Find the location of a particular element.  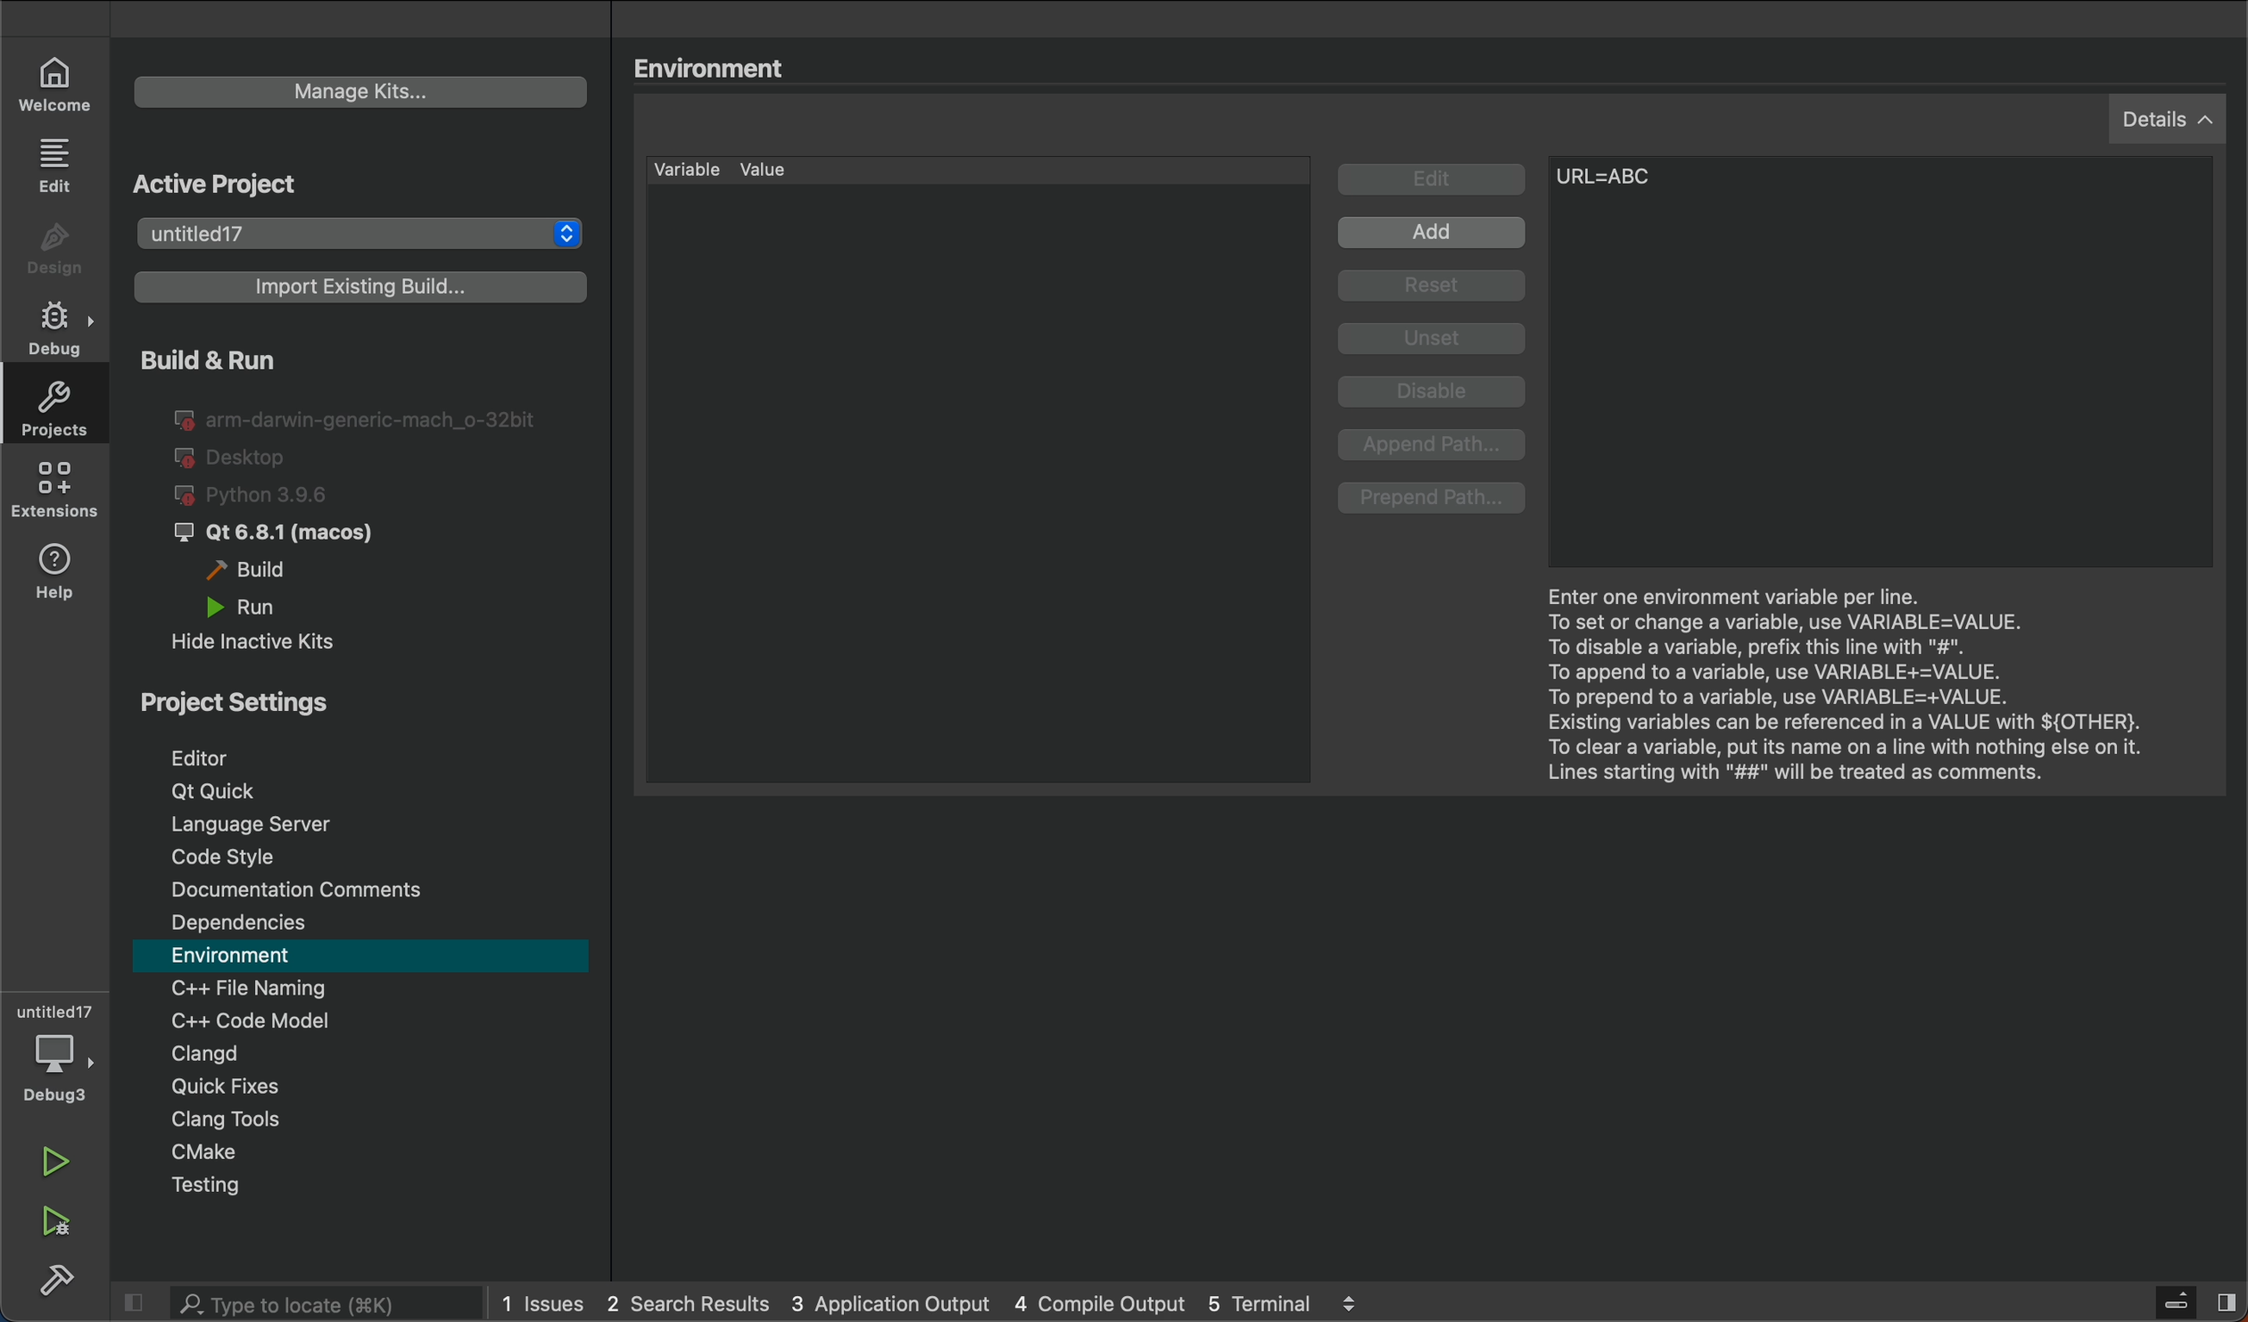

prepend path is located at coordinates (1434, 500).